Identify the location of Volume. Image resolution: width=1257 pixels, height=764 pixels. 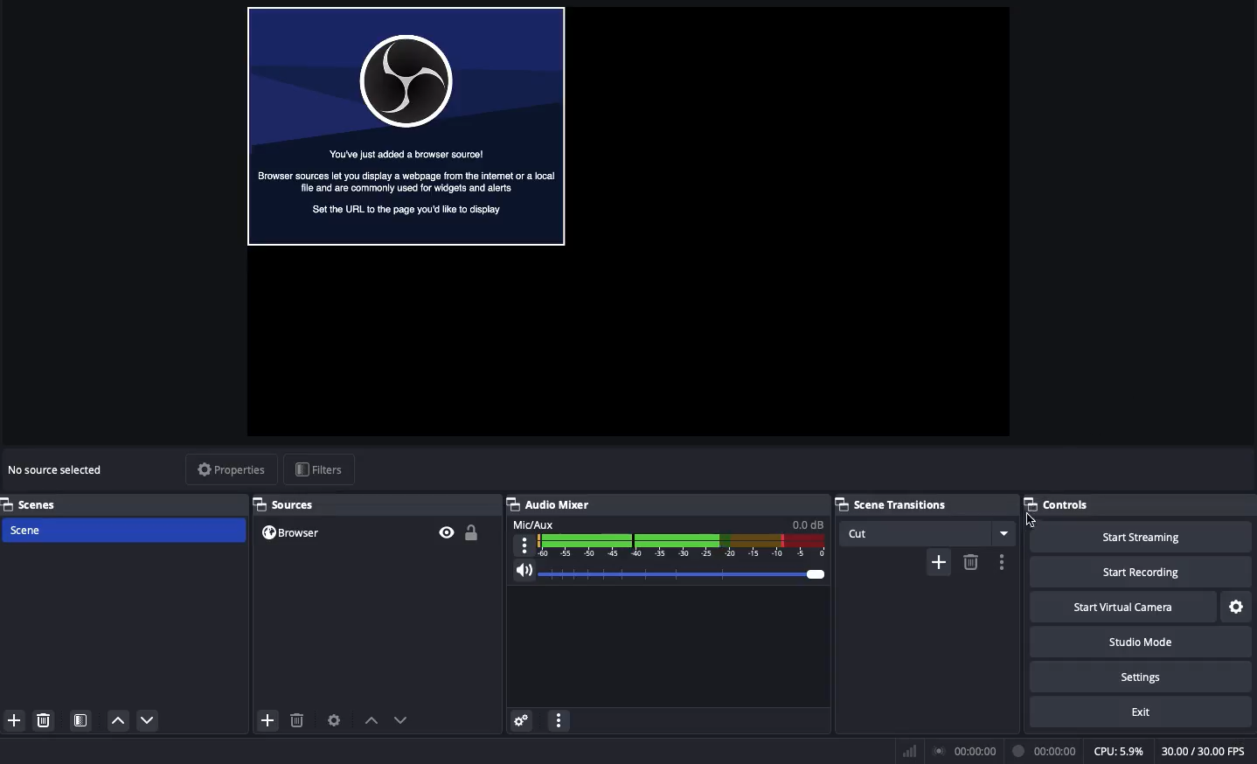
(670, 573).